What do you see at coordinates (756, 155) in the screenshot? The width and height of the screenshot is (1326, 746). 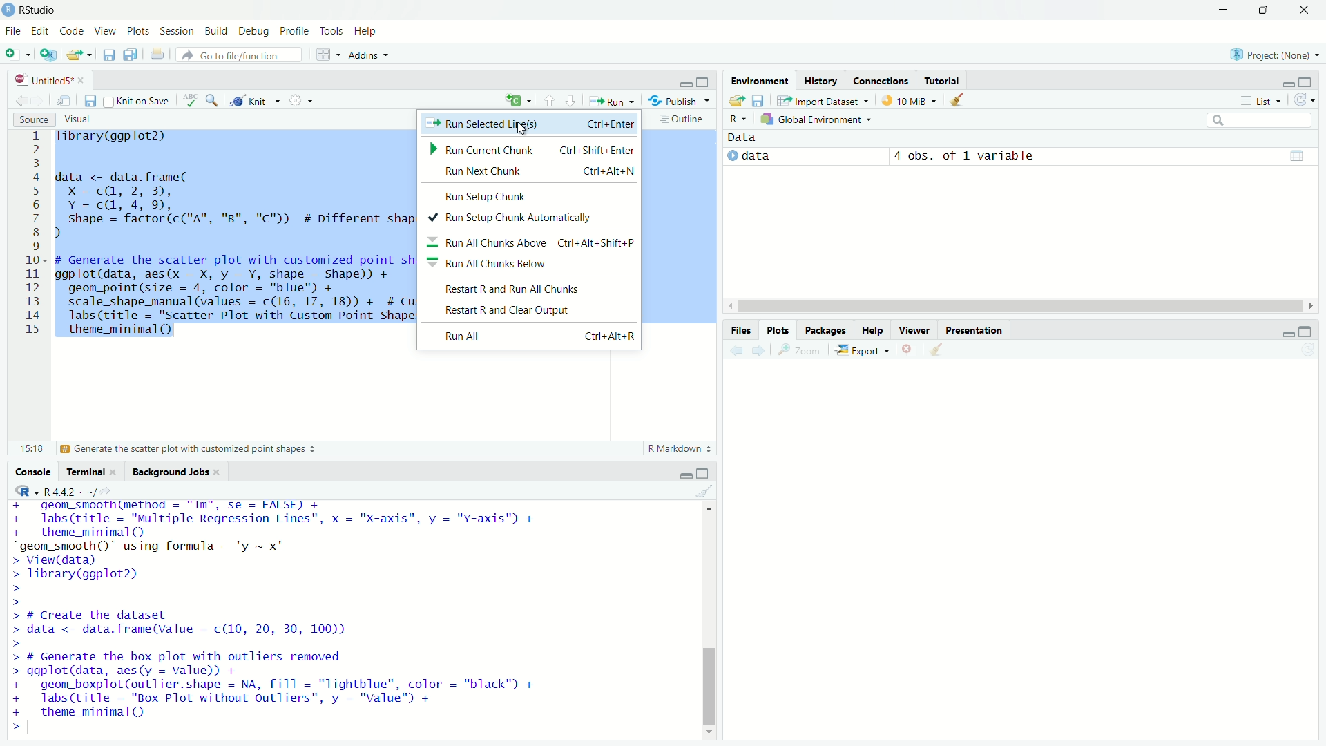 I see `data` at bounding box center [756, 155].